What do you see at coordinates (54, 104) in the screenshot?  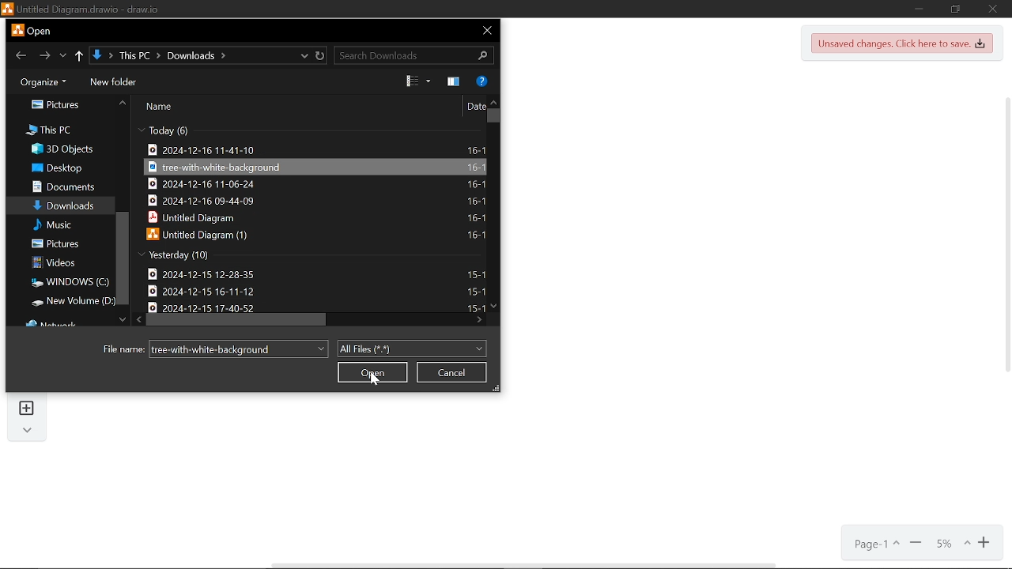 I see `pictures` at bounding box center [54, 104].